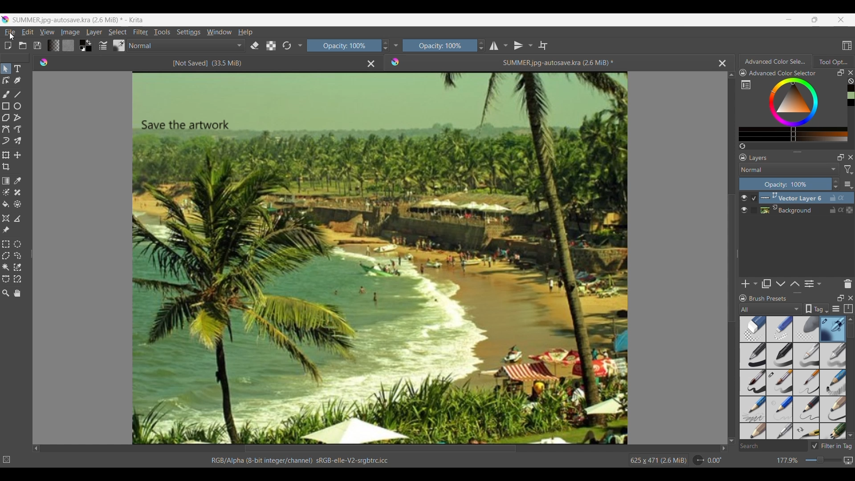 This screenshot has height=481, width=855. What do you see at coordinates (841, 20) in the screenshot?
I see `Close interface` at bounding box center [841, 20].